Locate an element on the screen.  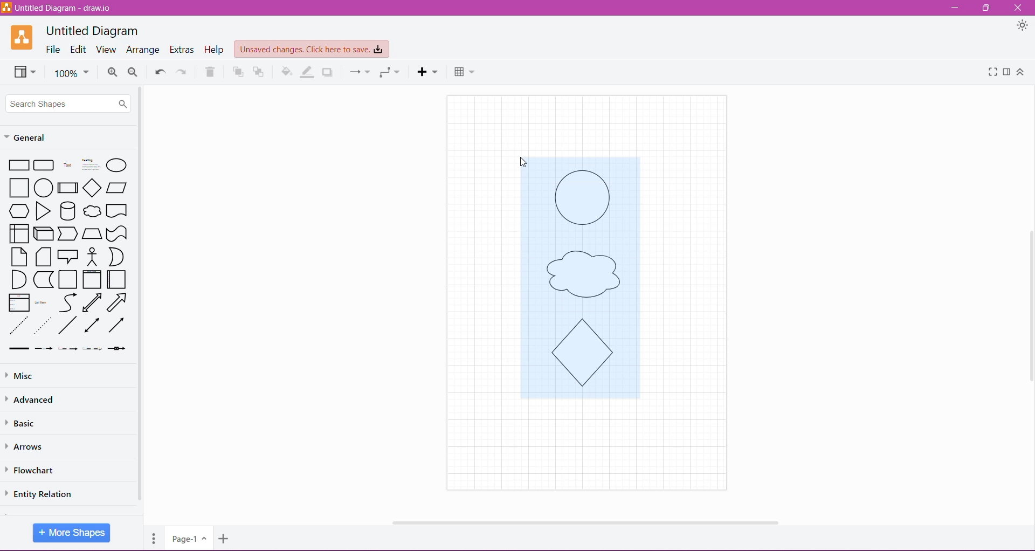
Line Color is located at coordinates (308, 72).